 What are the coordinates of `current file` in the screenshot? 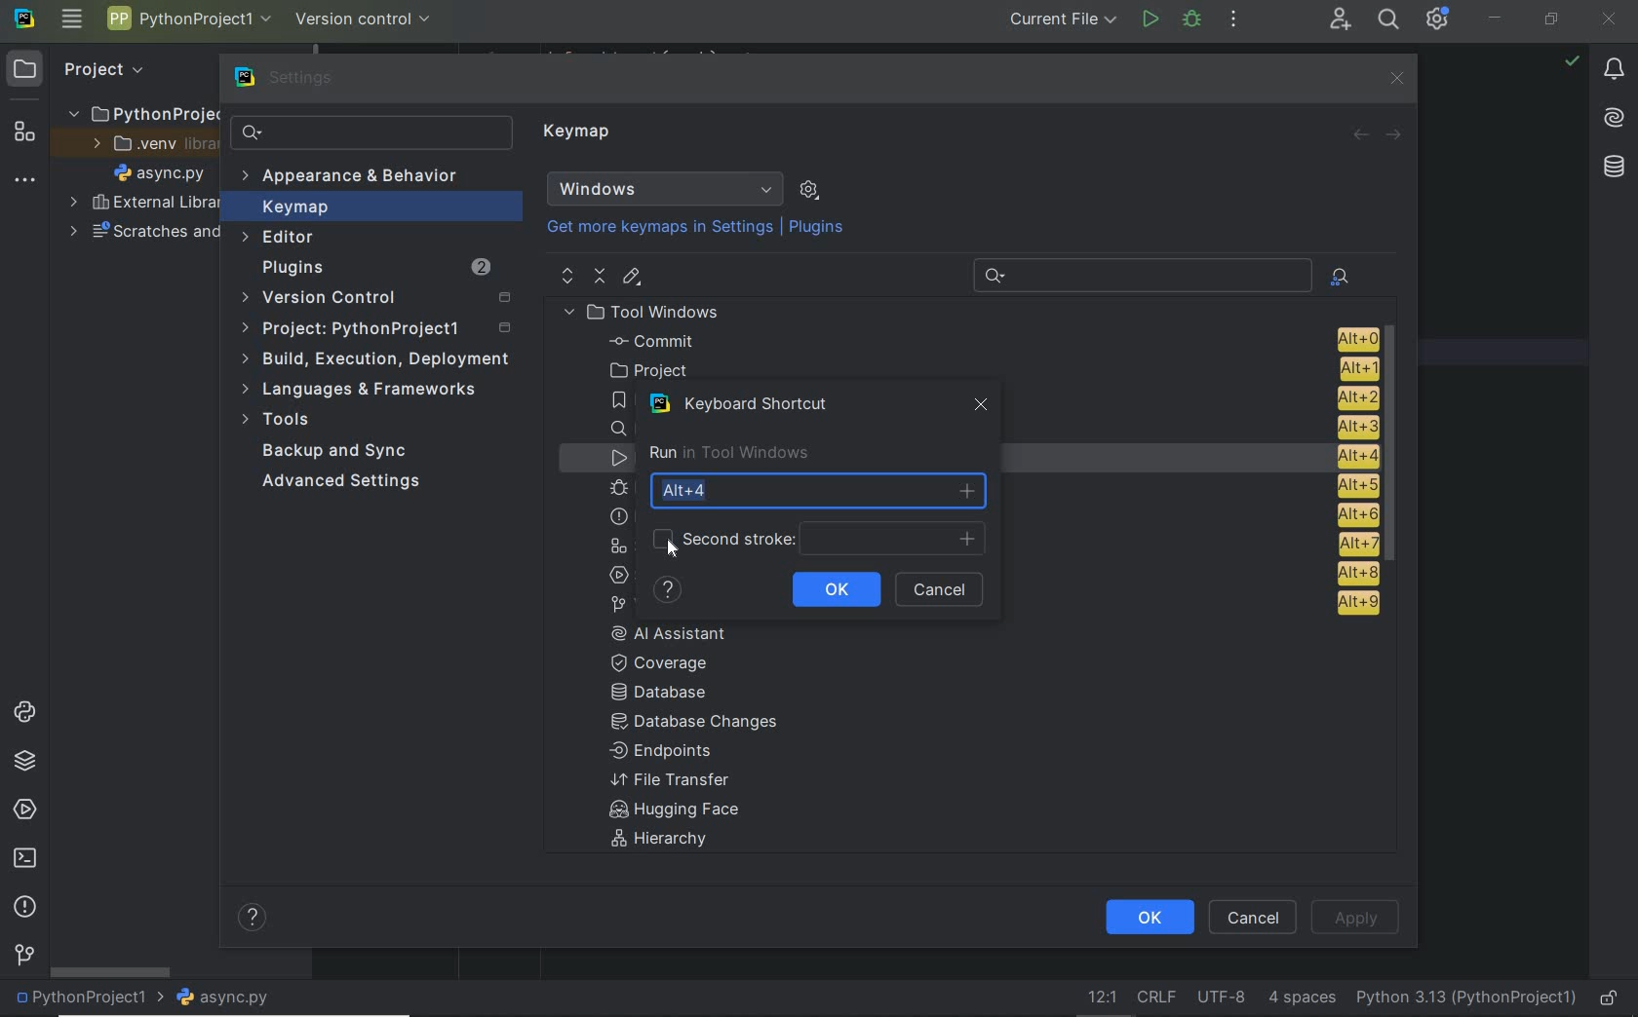 It's located at (1057, 21).